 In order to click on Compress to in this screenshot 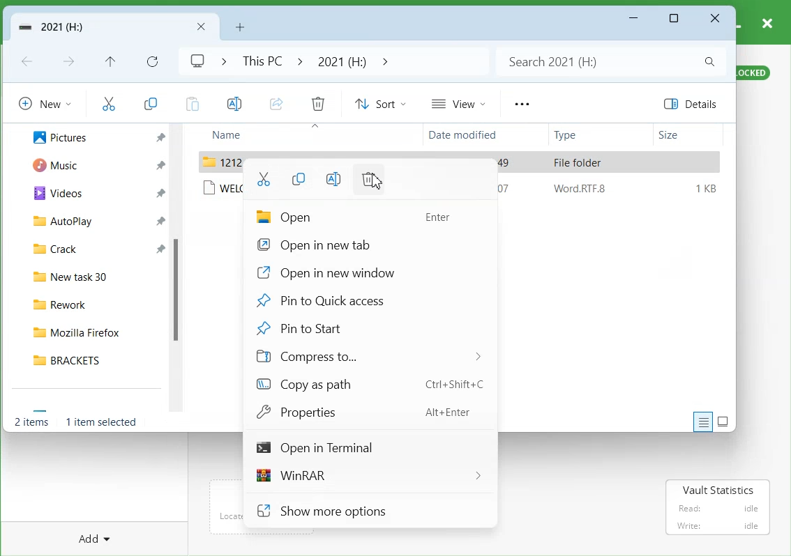, I will do `click(364, 355)`.